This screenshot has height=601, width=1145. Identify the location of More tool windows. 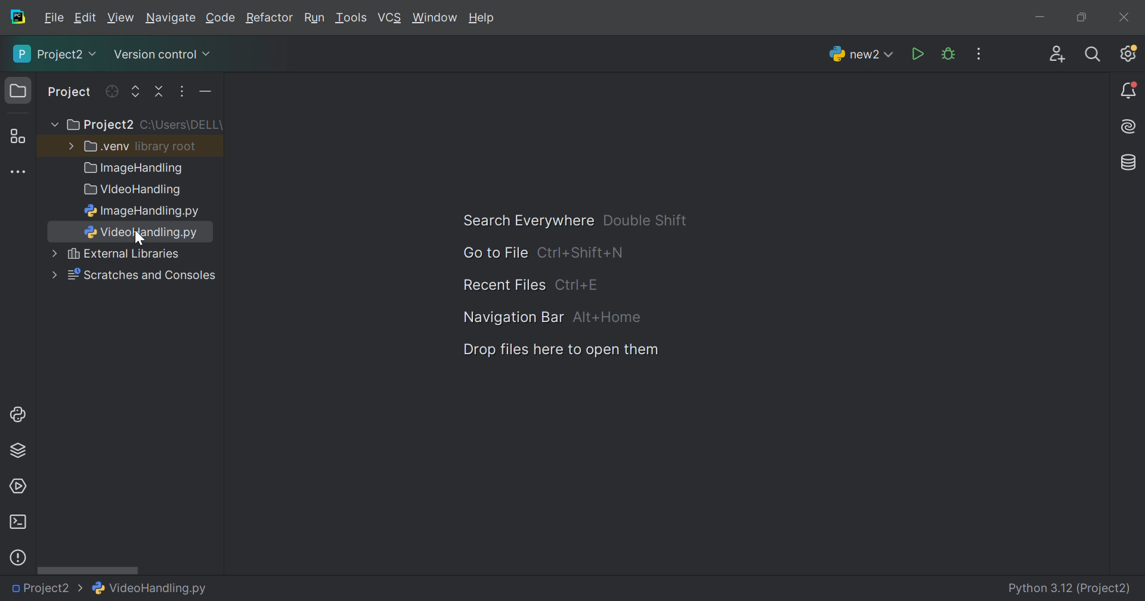
(20, 172).